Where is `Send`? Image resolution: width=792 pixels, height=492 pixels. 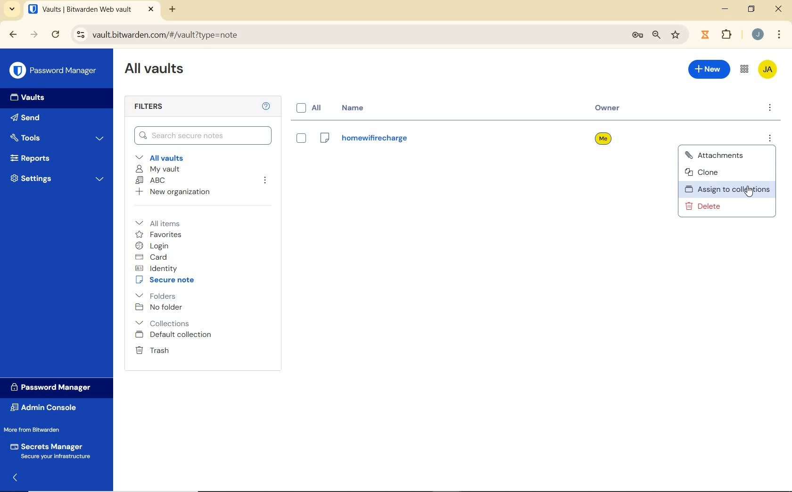
Send is located at coordinates (28, 117).